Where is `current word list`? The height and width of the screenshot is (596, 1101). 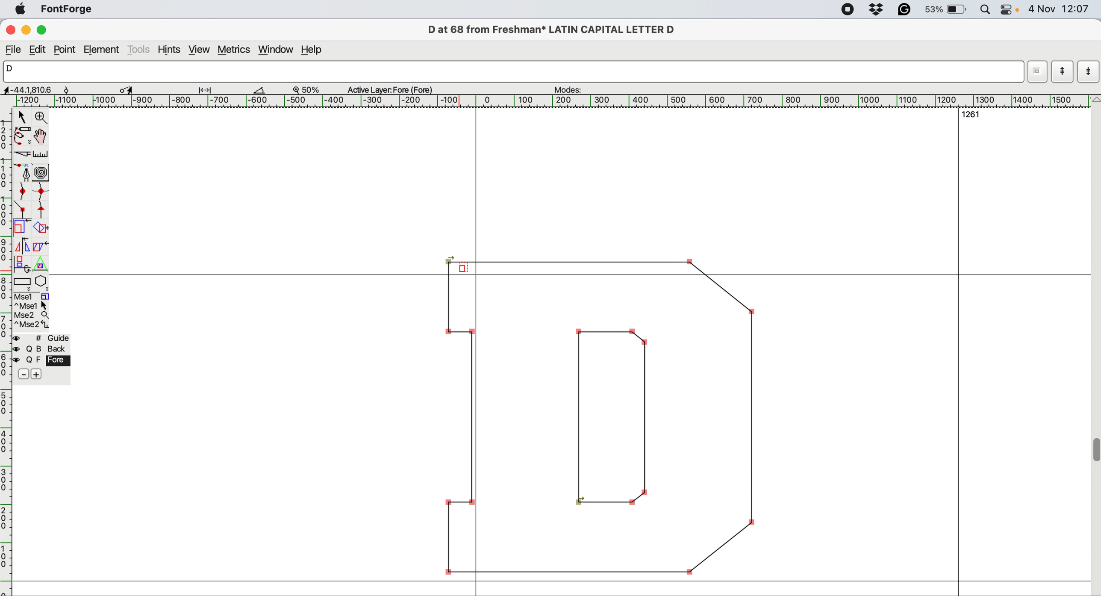
current word list is located at coordinates (1035, 74).